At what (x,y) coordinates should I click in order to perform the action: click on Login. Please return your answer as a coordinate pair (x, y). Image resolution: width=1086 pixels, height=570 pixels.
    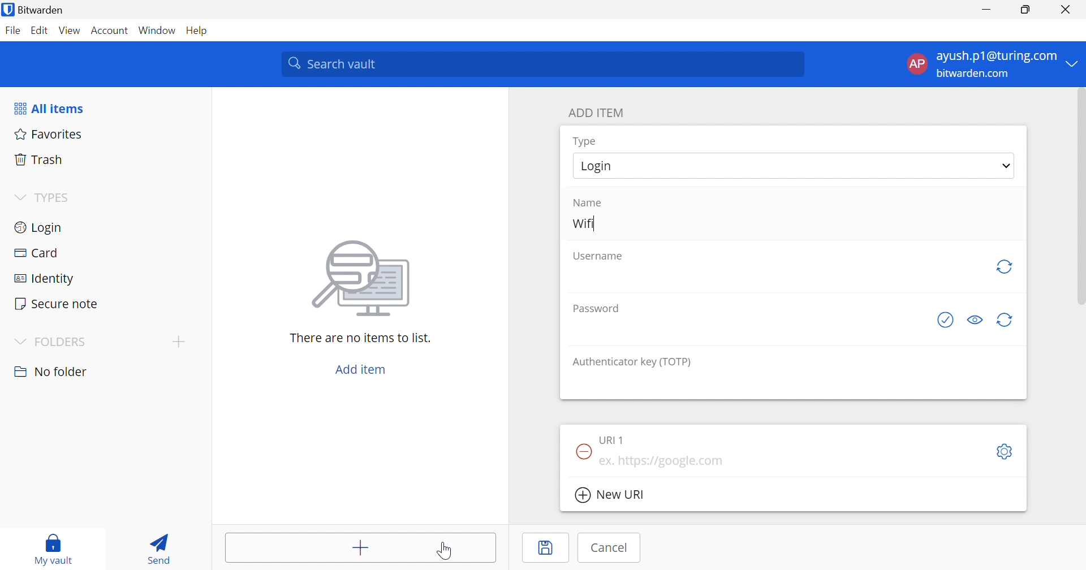
    Looking at the image, I should click on (602, 166).